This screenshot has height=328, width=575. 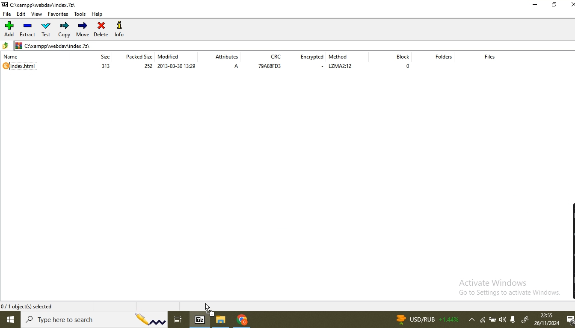 I want to click on 313, so click(x=104, y=66).